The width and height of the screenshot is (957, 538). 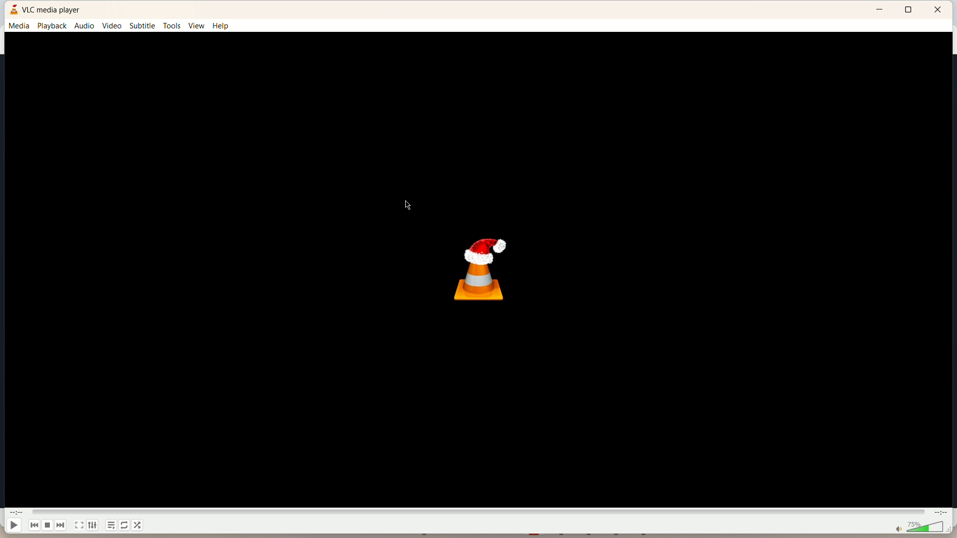 I want to click on VLC MEDIA PALYER, so click(x=53, y=9).